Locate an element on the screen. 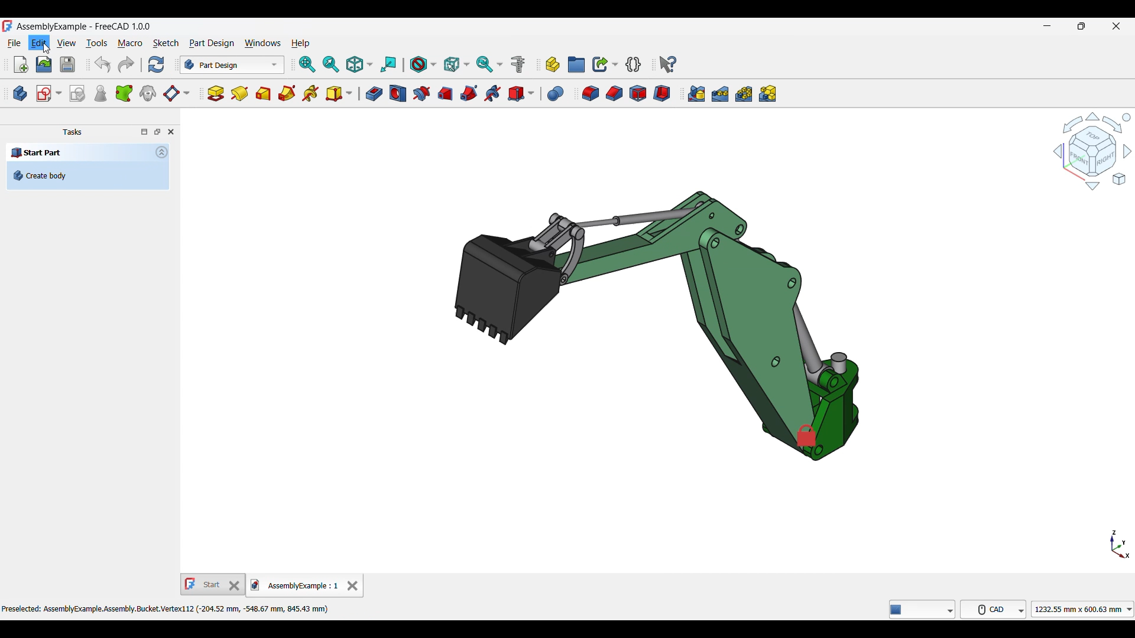 This screenshot has height=638, width=1135. Revolution is located at coordinates (239, 94).